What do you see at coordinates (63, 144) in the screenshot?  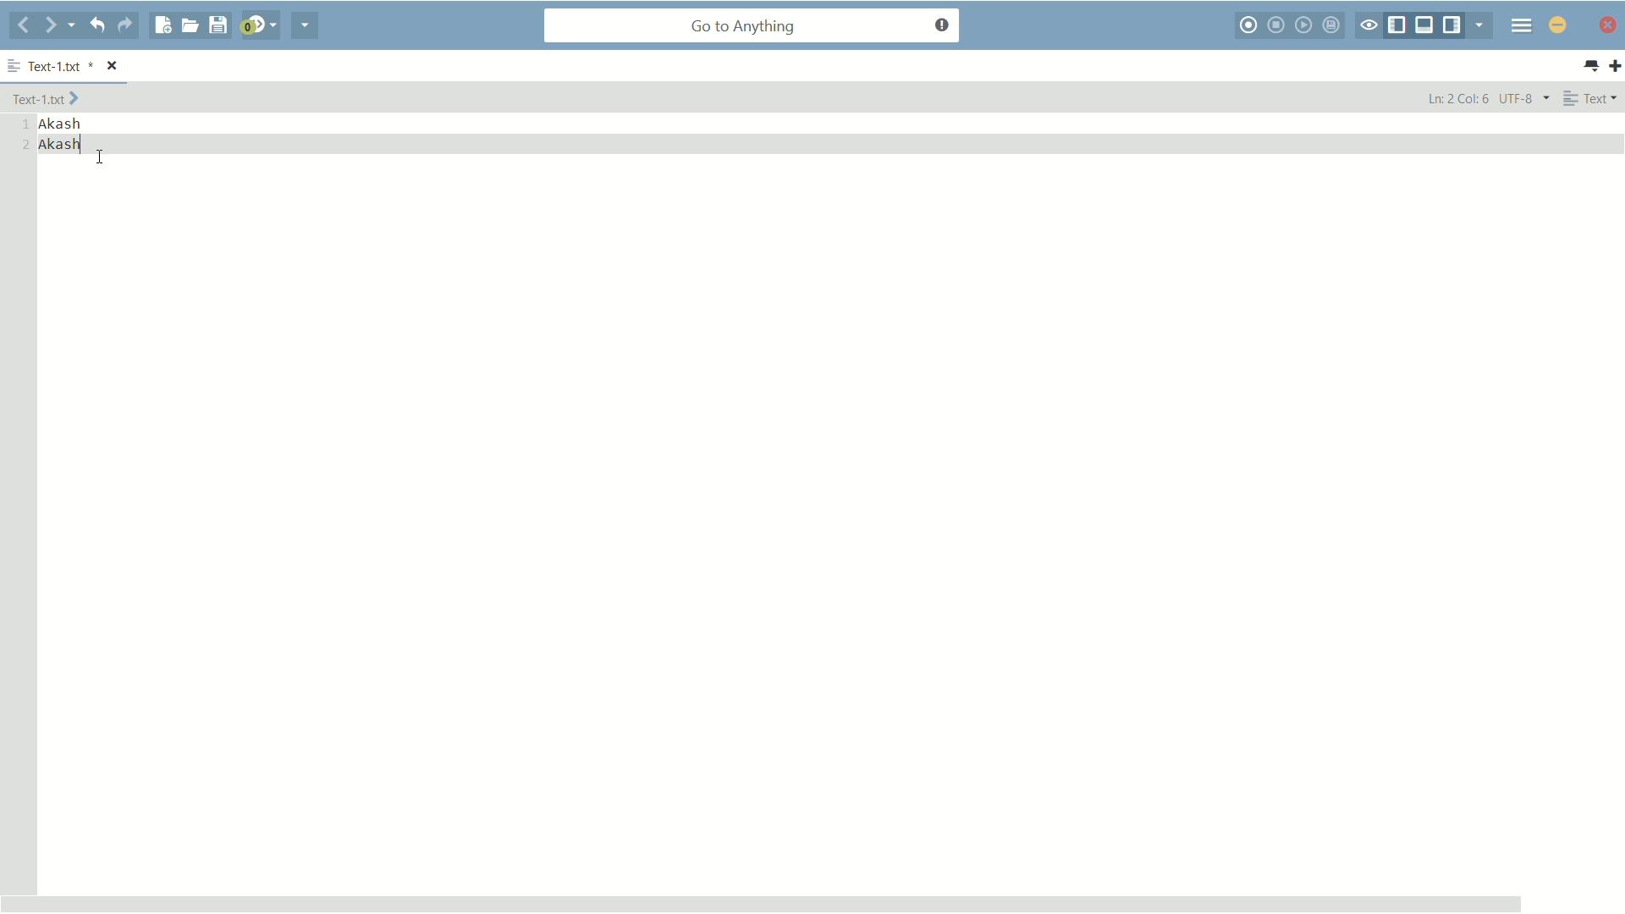 I see `paste text` at bounding box center [63, 144].